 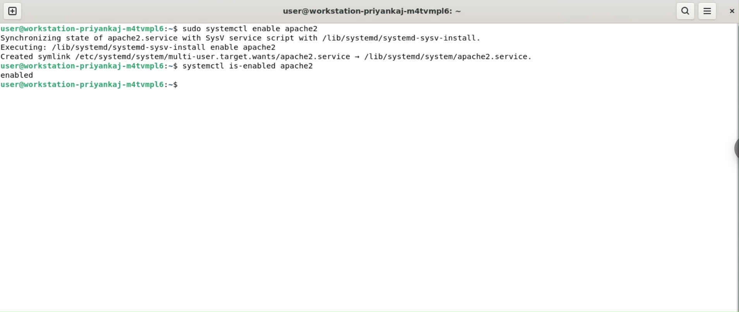 I want to click on new tab, so click(x=12, y=11).